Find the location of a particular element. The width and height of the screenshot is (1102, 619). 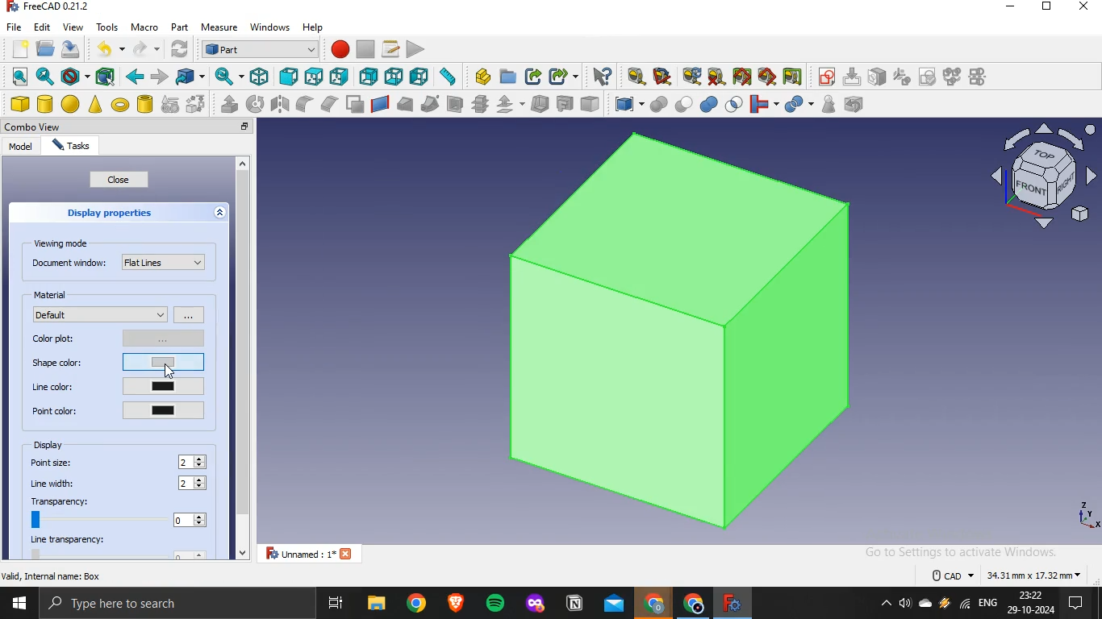

measure linear is located at coordinates (637, 77).